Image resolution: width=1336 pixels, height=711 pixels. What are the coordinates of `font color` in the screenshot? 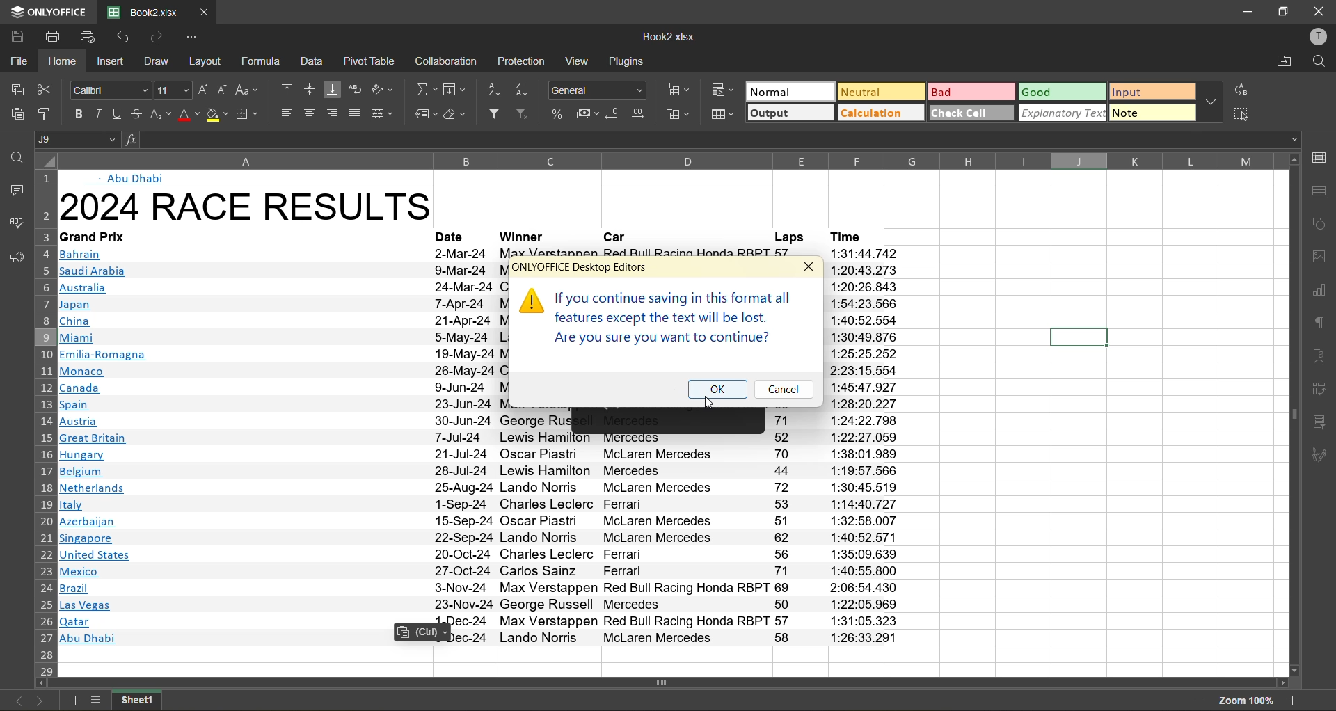 It's located at (191, 113).